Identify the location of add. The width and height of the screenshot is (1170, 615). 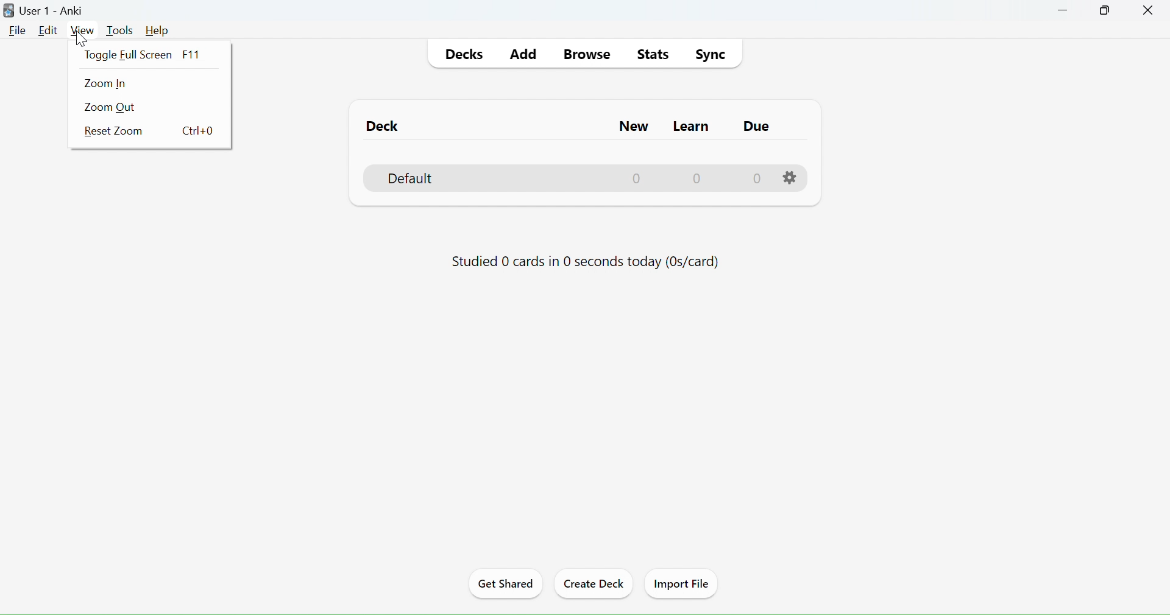
(525, 55).